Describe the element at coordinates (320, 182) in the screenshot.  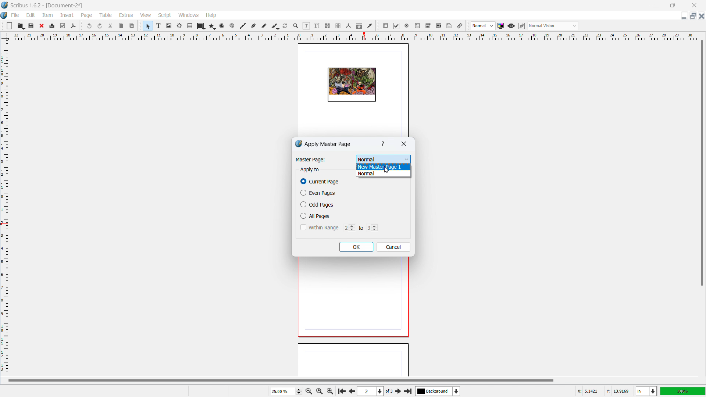
I see `current page checkbox` at that location.